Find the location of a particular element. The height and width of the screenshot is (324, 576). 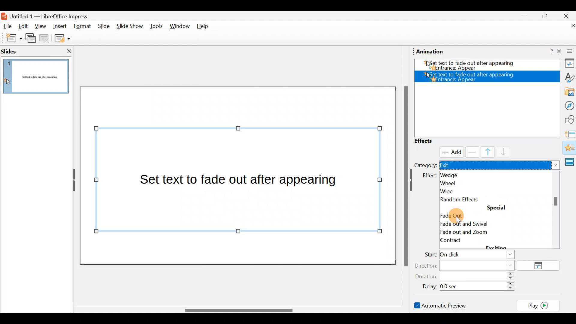

Slides is located at coordinates (19, 51).